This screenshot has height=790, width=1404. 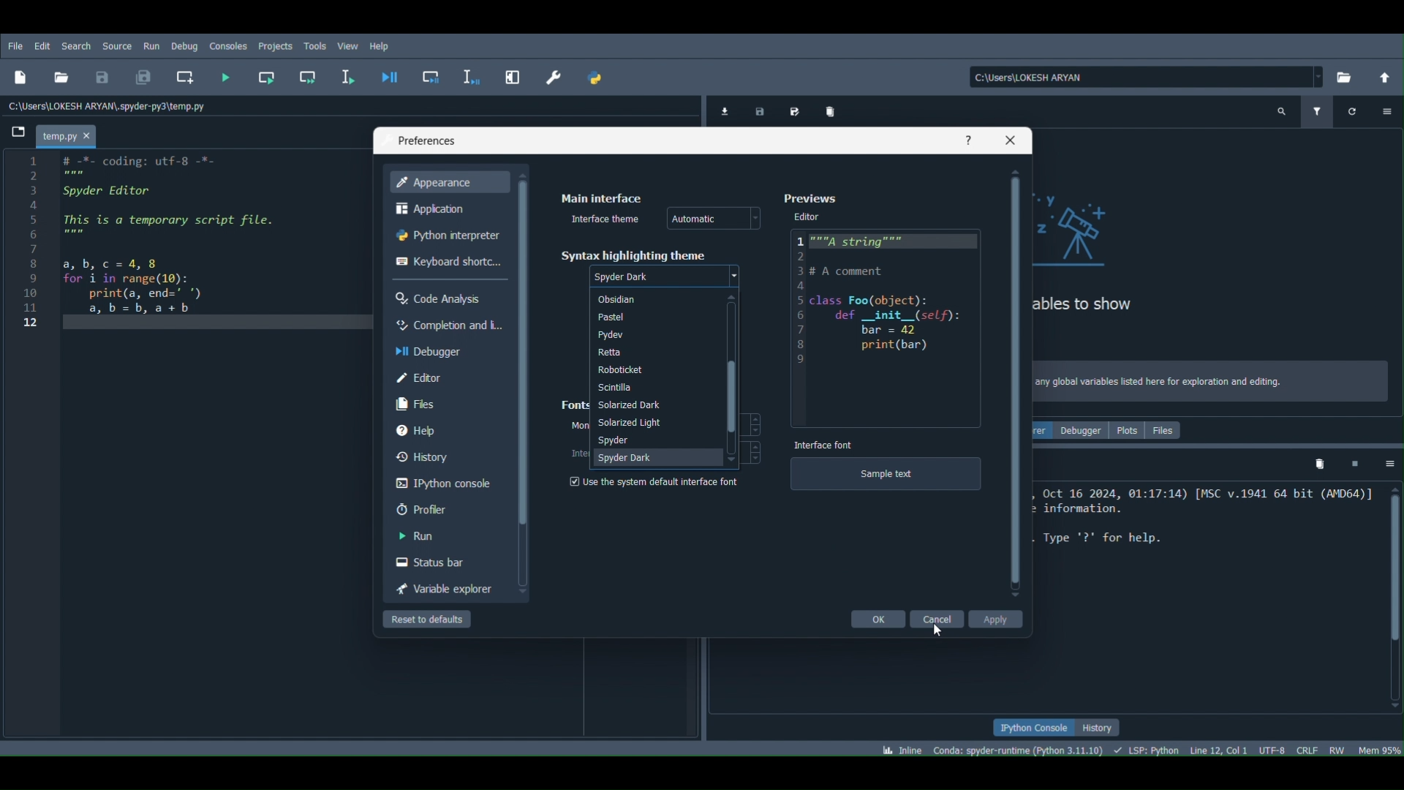 I want to click on Close, so click(x=1008, y=139).